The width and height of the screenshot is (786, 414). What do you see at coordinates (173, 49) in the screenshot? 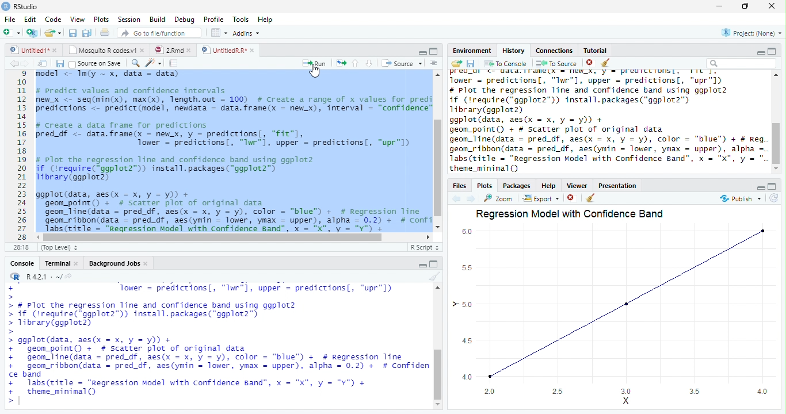
I see `2 Rmd` at bounding box center [173, 49].